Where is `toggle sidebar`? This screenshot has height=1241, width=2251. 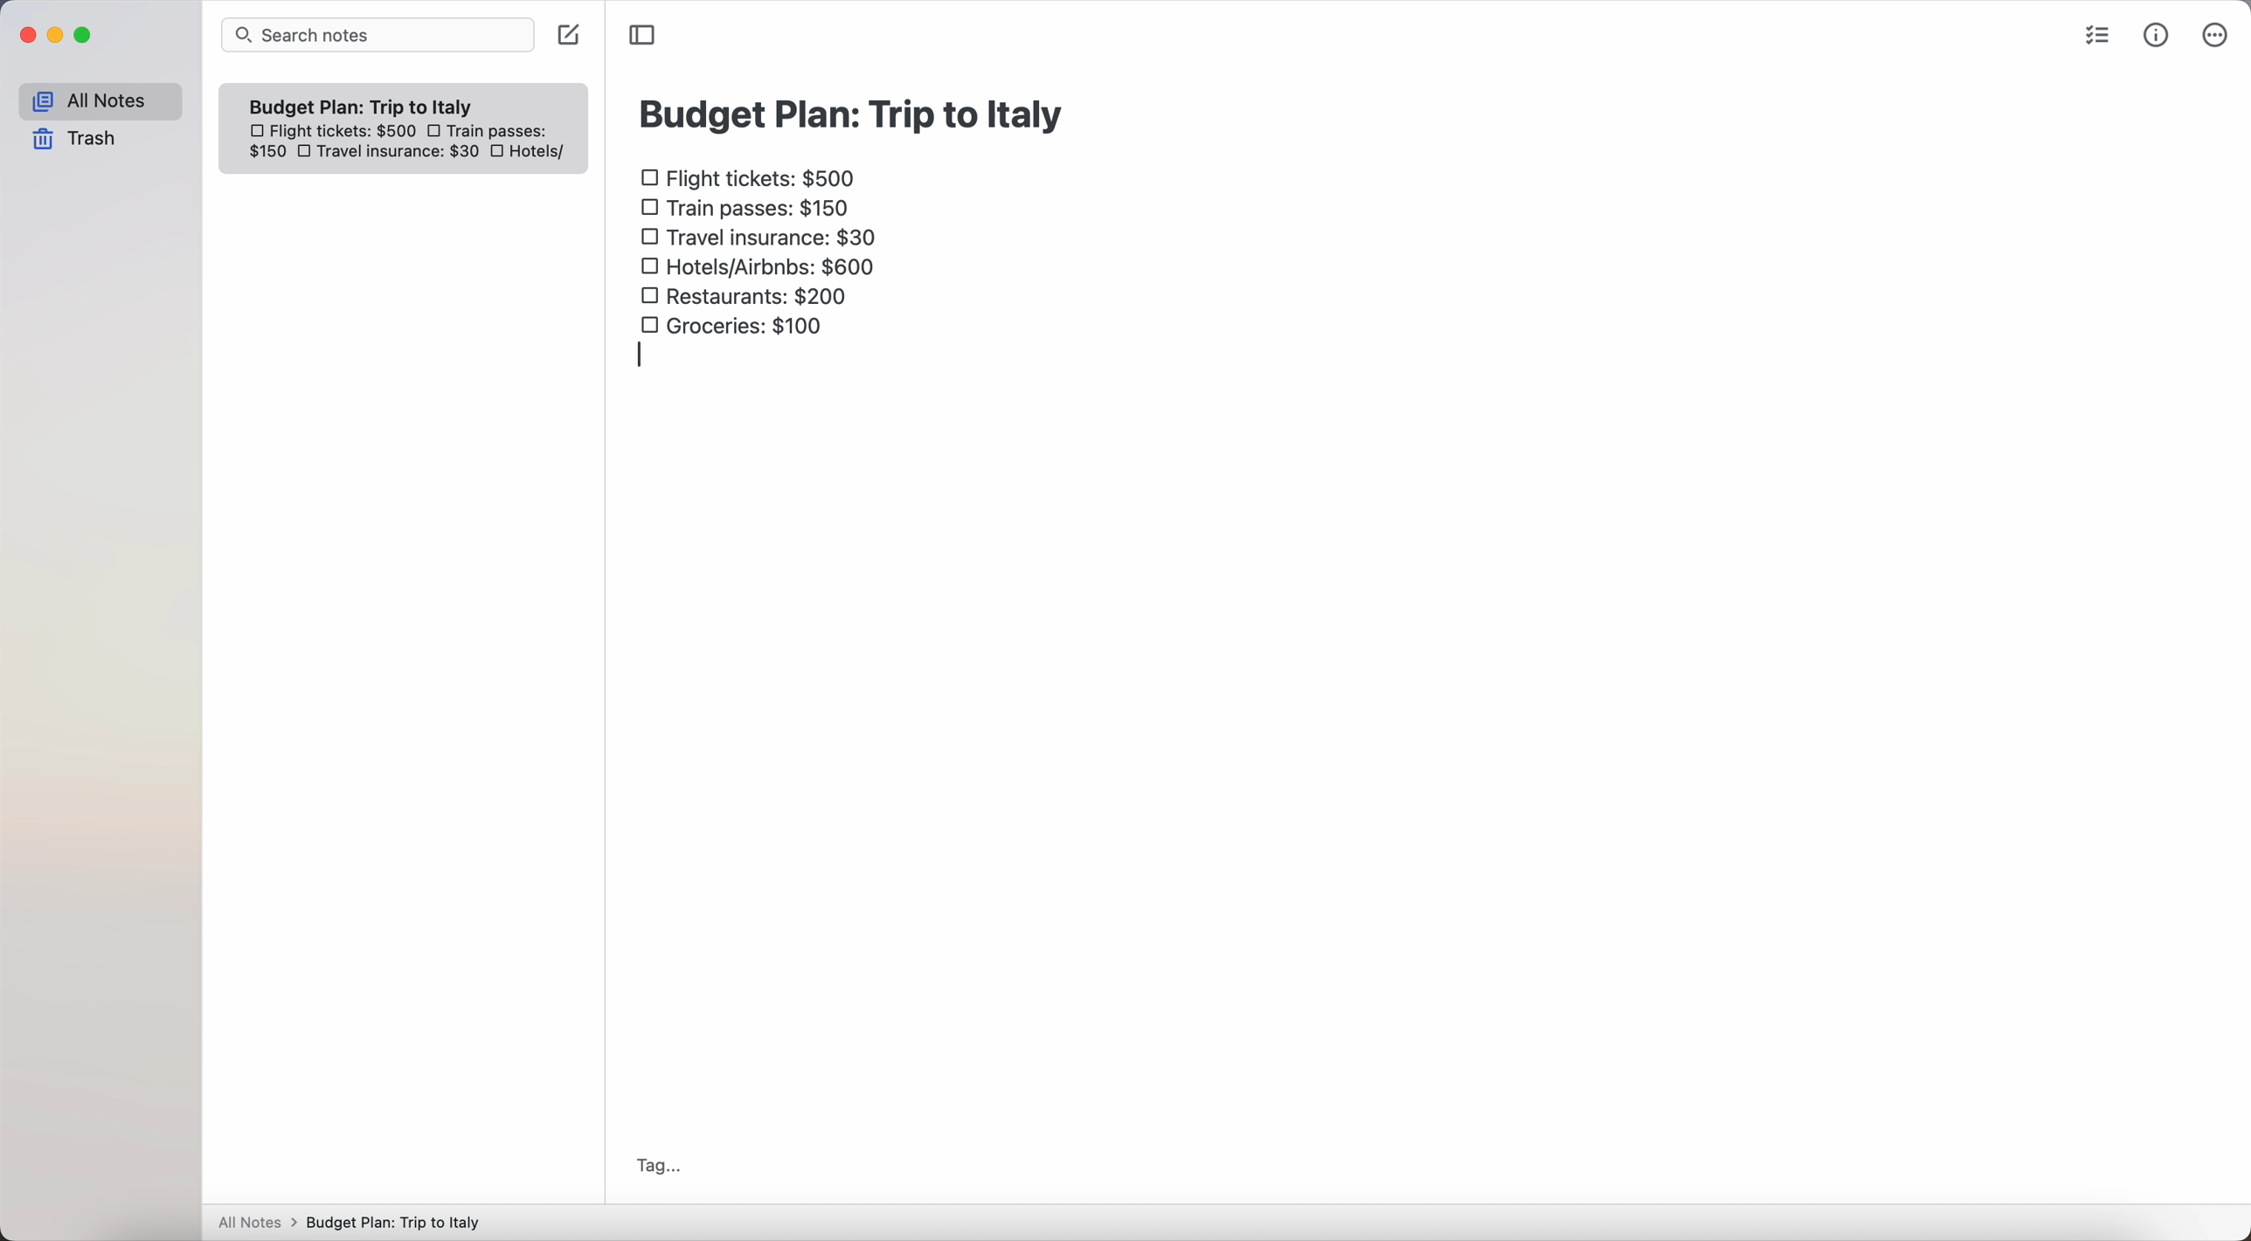 toggle sidebar is located at coordinates (643, 34).